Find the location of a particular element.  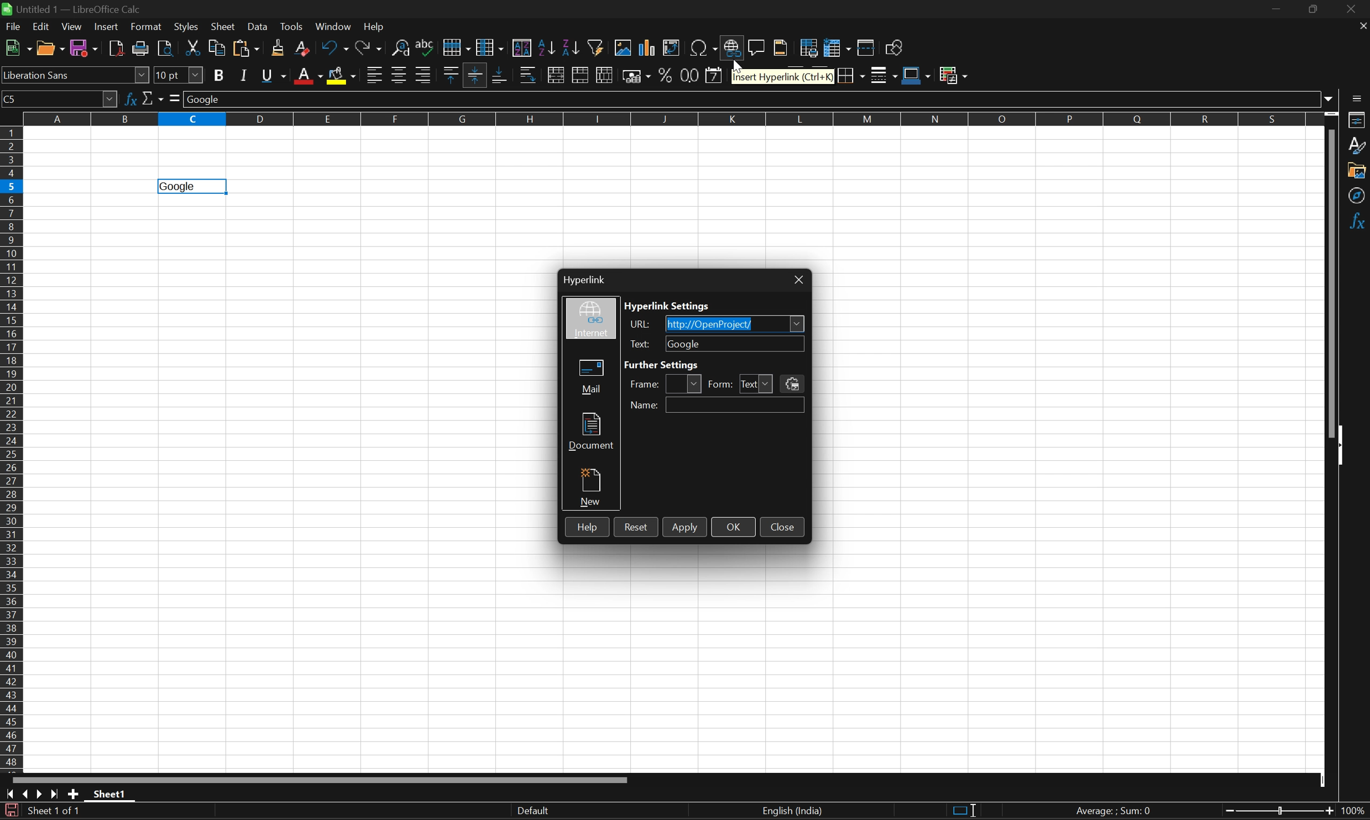

Zoom in is located at coordinates (1225, 812).